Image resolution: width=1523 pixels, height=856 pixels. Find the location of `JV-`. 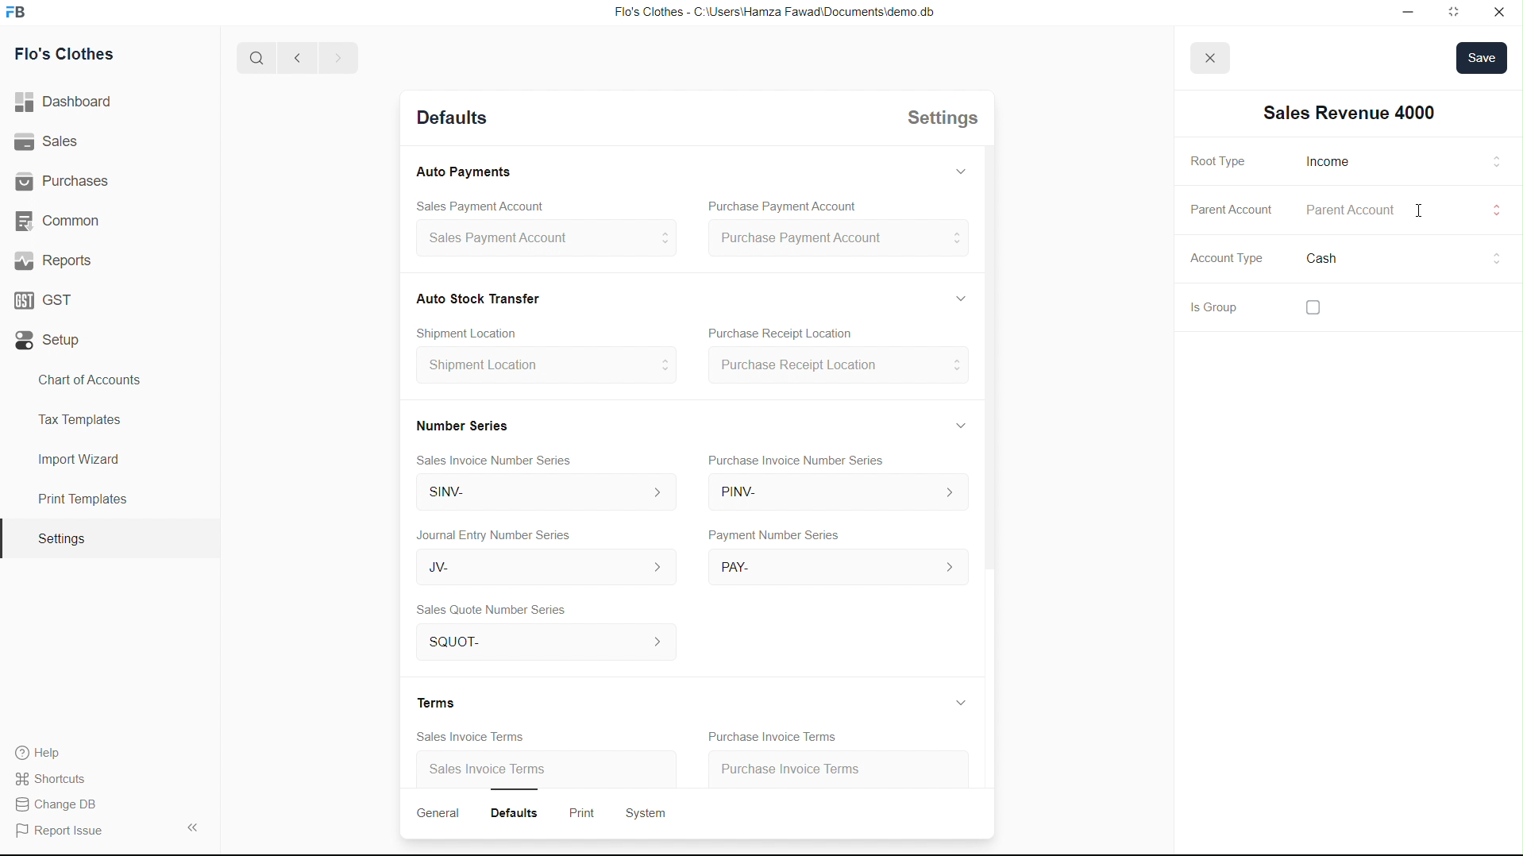

JV- is located at coordinates (537, 569).